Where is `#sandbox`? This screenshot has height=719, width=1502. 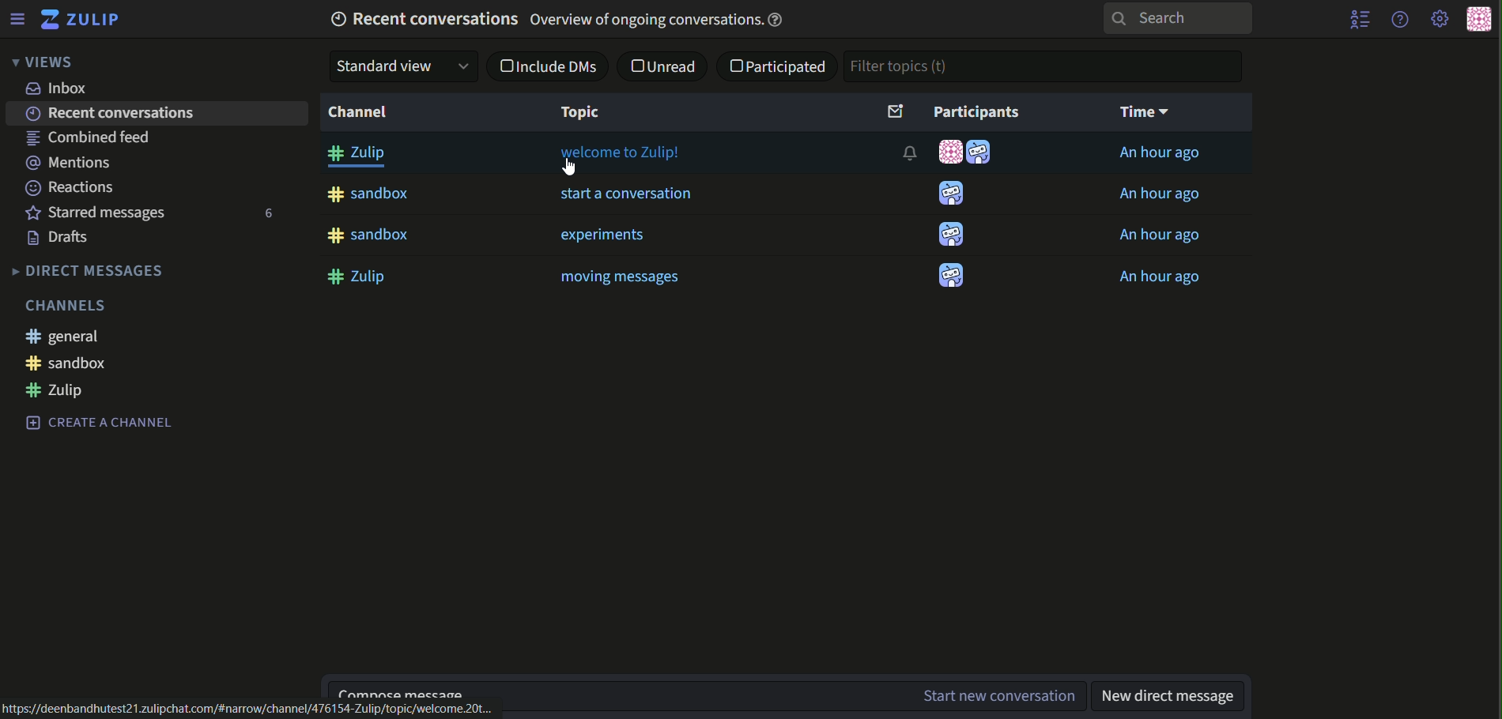
#sandbox is located at coordinates (372, 235).